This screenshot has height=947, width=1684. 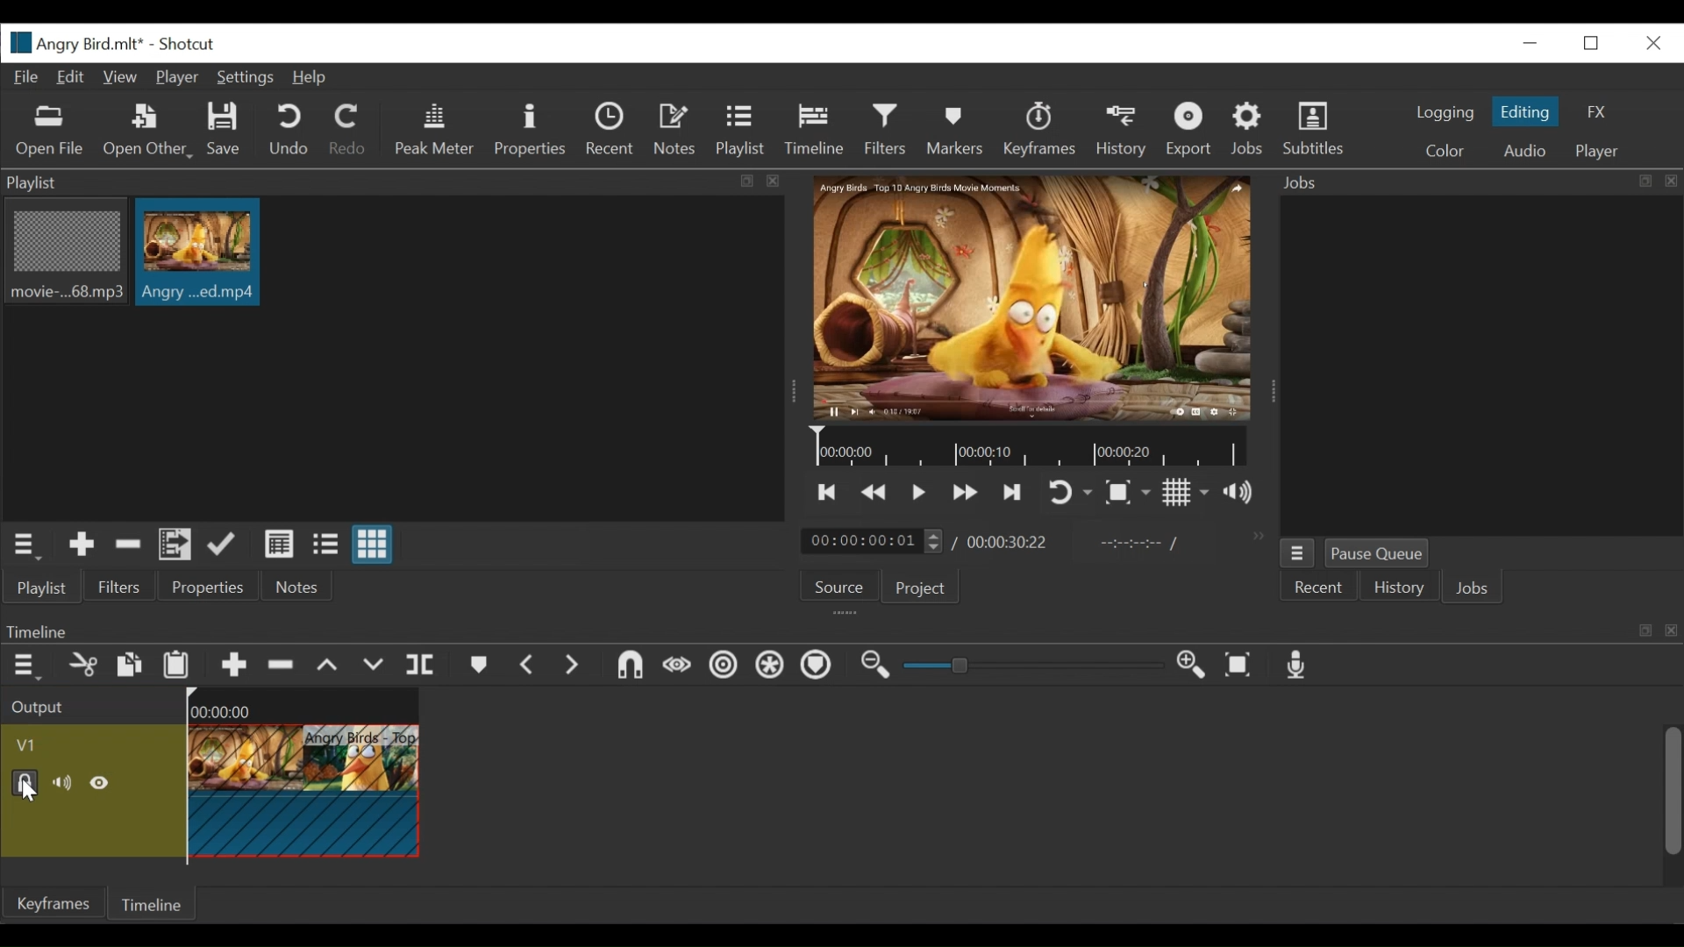 I want to click on Zoom timeline to fit, so click(x=1241, y=666).